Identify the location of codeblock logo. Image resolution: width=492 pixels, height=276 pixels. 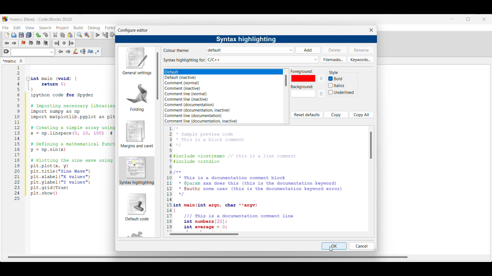
(5, 19).